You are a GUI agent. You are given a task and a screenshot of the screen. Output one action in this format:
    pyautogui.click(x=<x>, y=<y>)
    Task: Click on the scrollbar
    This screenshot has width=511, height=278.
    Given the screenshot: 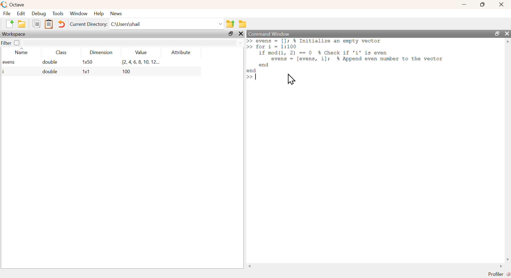 What is the action you would take?
    pyautogui.click(x=376, y=266)
    